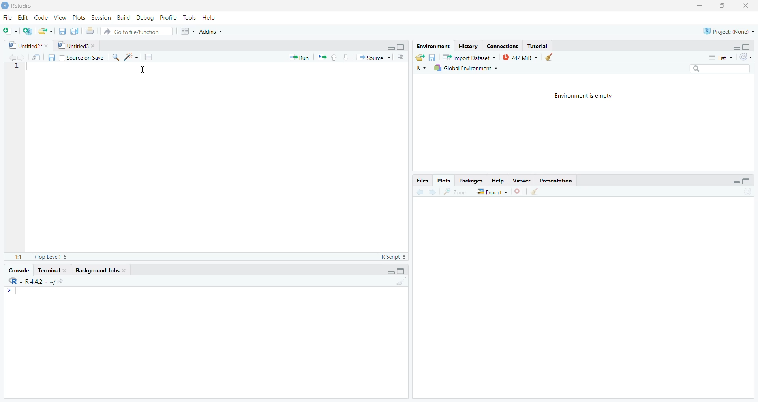 The width and height of the screenshot is (758, 402). I want to click on minimize, so click(736, 182).